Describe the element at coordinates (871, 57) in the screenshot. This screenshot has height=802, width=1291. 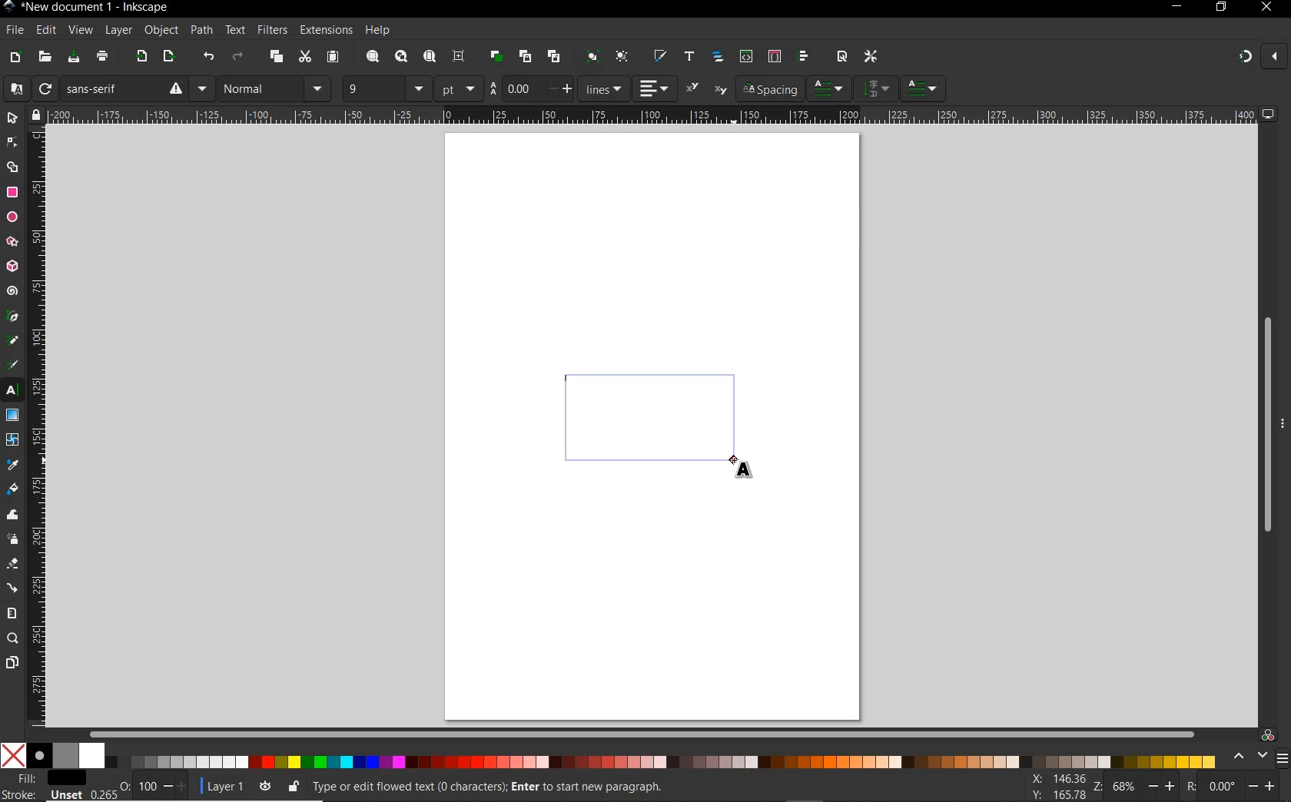
I see `open preferences` at that location.